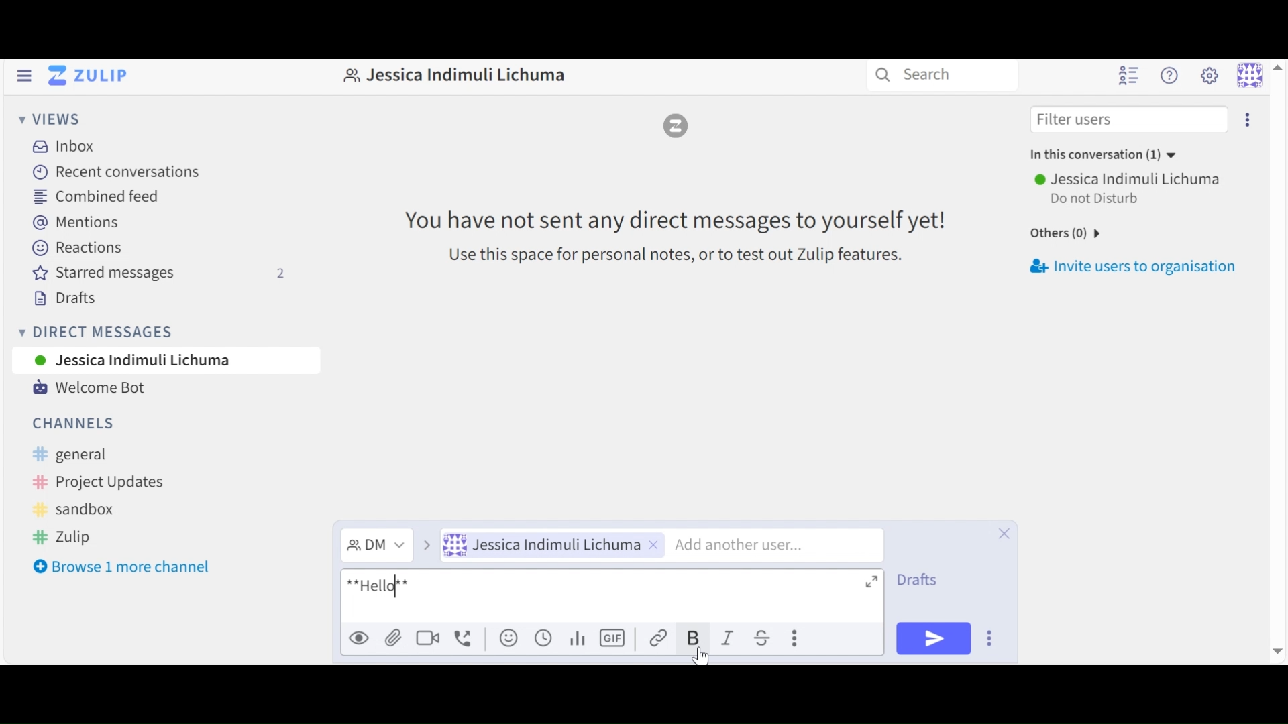  I want to click on Add poll, so click(578, 637).